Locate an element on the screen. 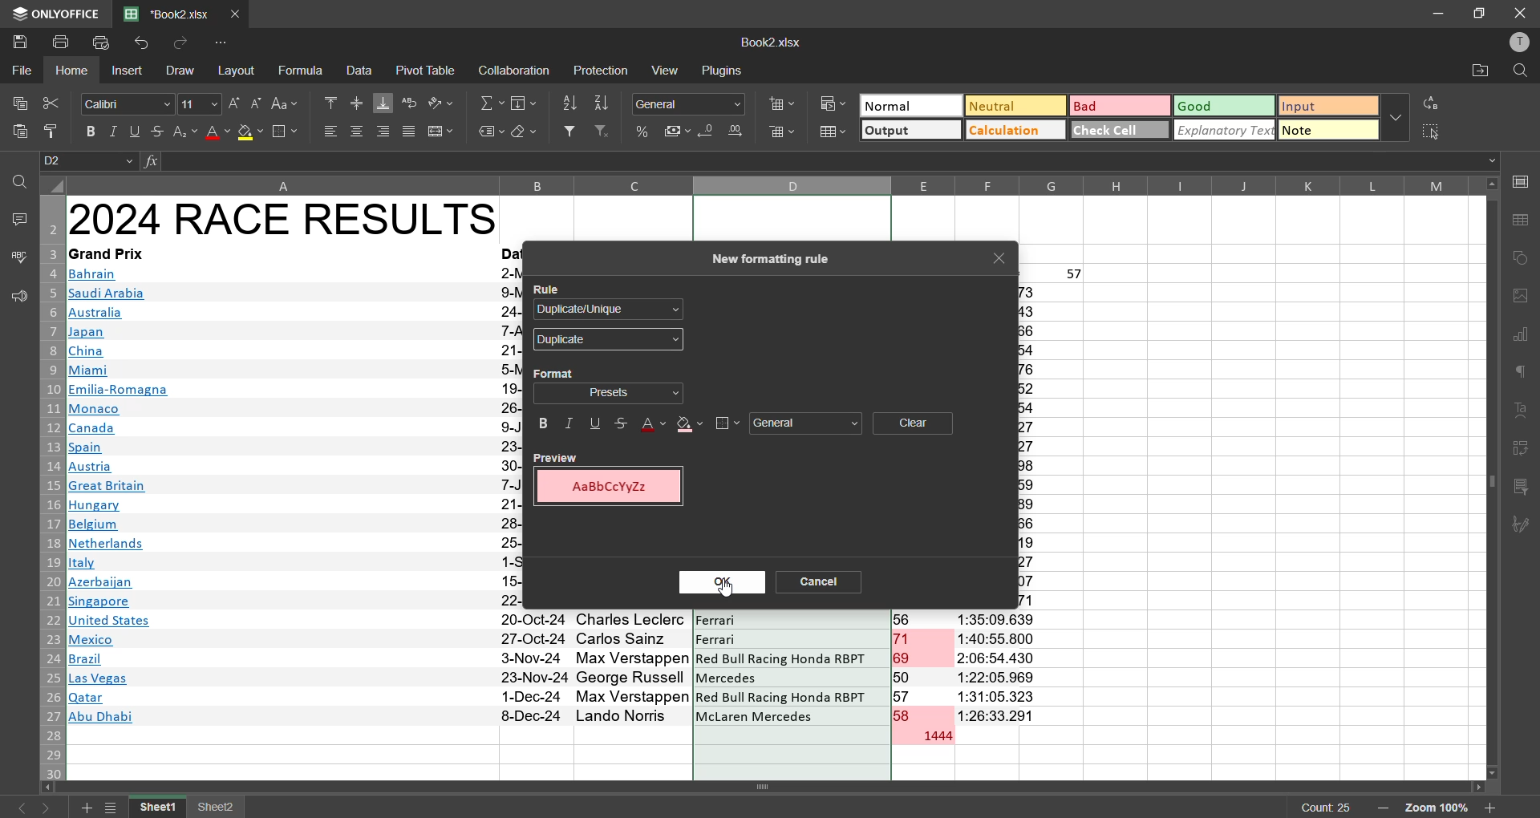  input is located at coordinates (1328, 107).